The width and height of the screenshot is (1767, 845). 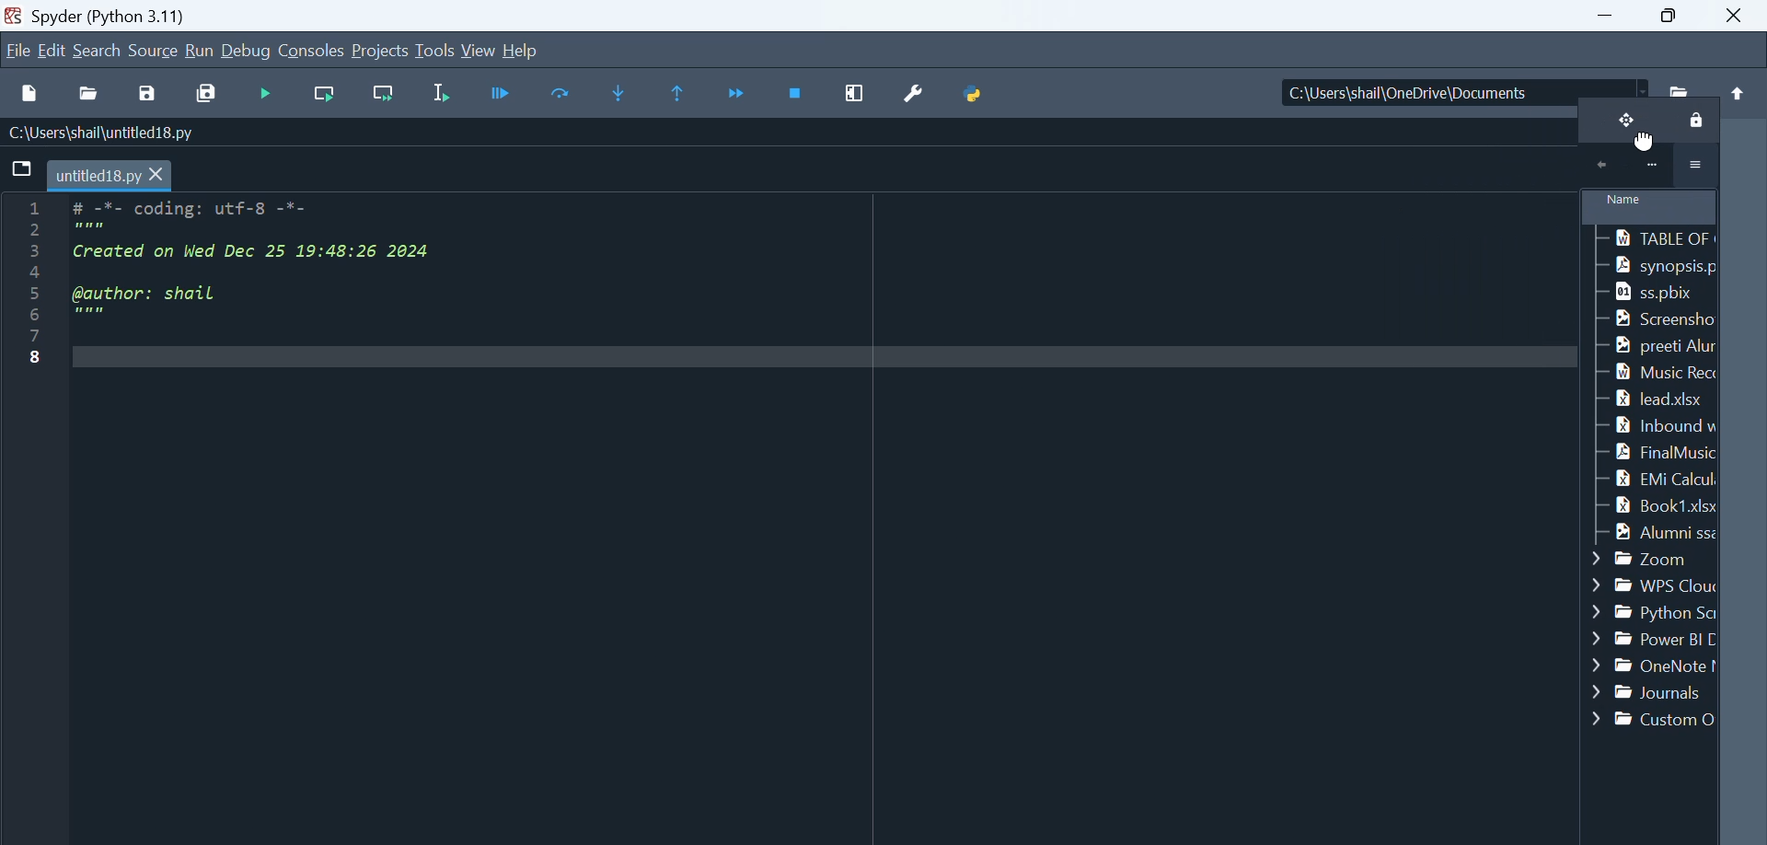 What do you see at coordinates (738, 95) in the screenshot?
I see `Continue execution until next function` at bounding box center [738, 95].